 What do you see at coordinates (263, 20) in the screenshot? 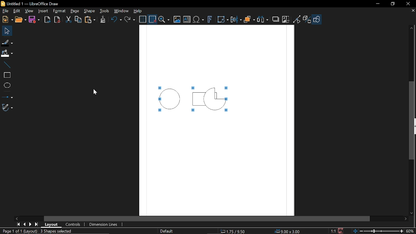
I see `Select at least three objects to distribute` at bounding box center [263, 20].